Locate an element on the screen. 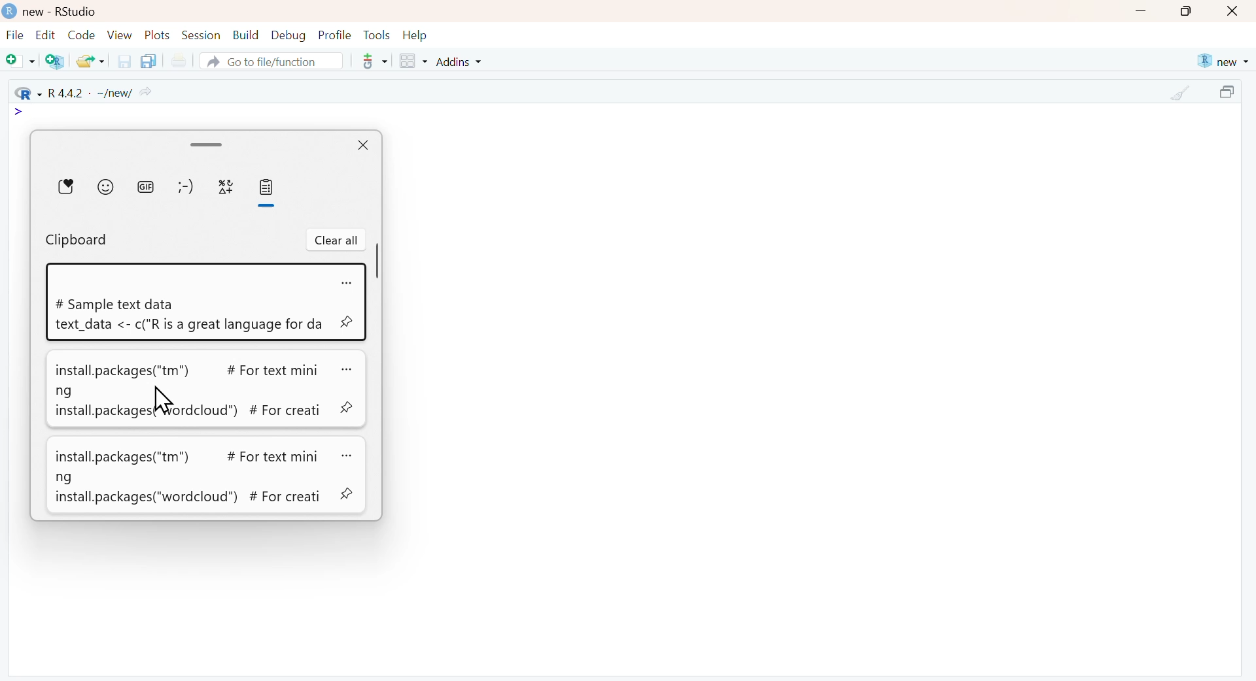 This screenshot has height=681, width=1256. more options is located at coordinates (349, 369).